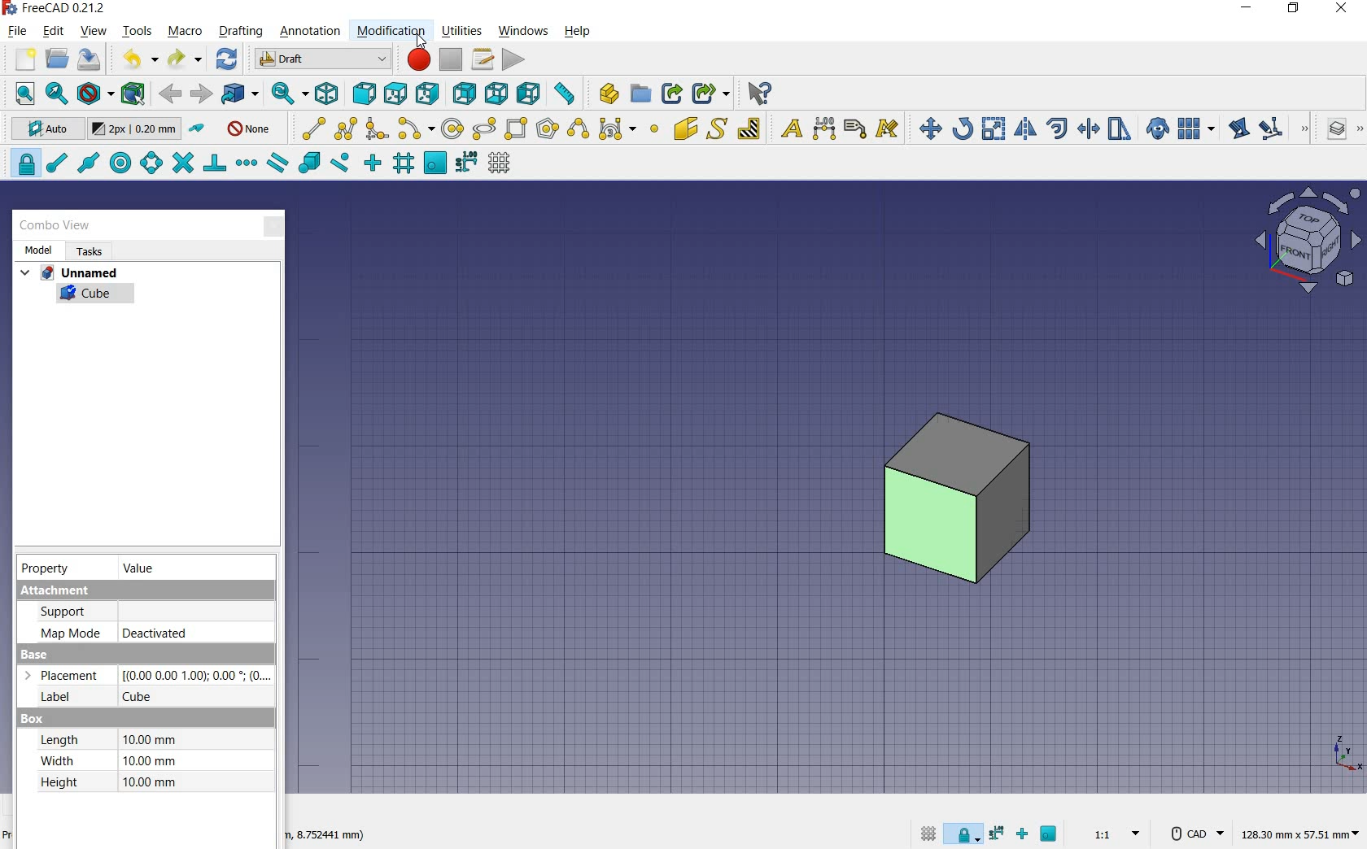 The image size is (1367, 849). Describe the element at coordinates (107, 739) in the screenshot. I see `Length: 10.00 mm` at that location.